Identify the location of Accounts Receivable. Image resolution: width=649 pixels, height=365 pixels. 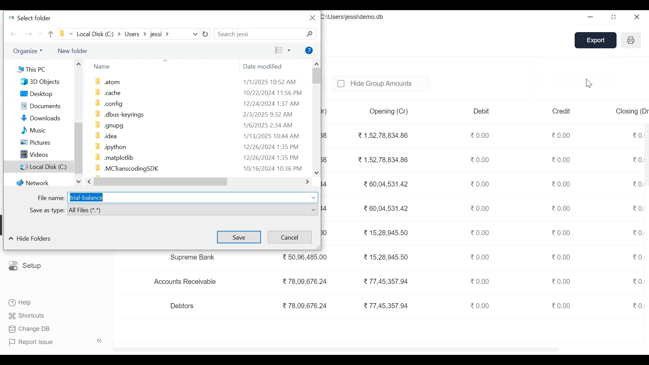
(187, 282).